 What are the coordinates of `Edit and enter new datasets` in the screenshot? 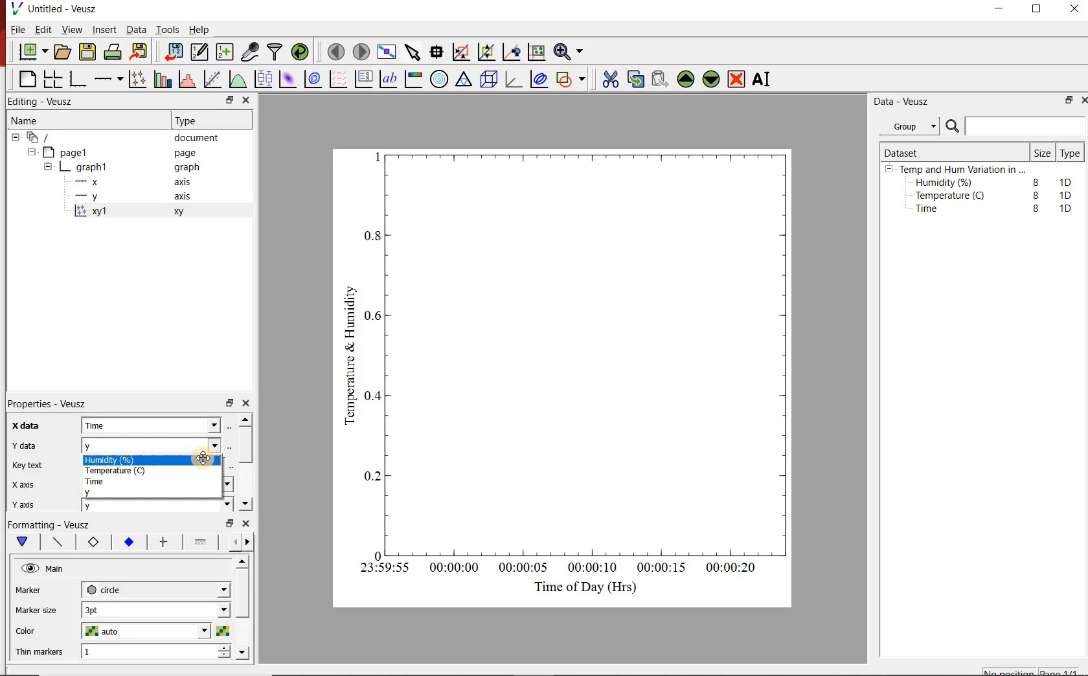 It's located at (200, 52).